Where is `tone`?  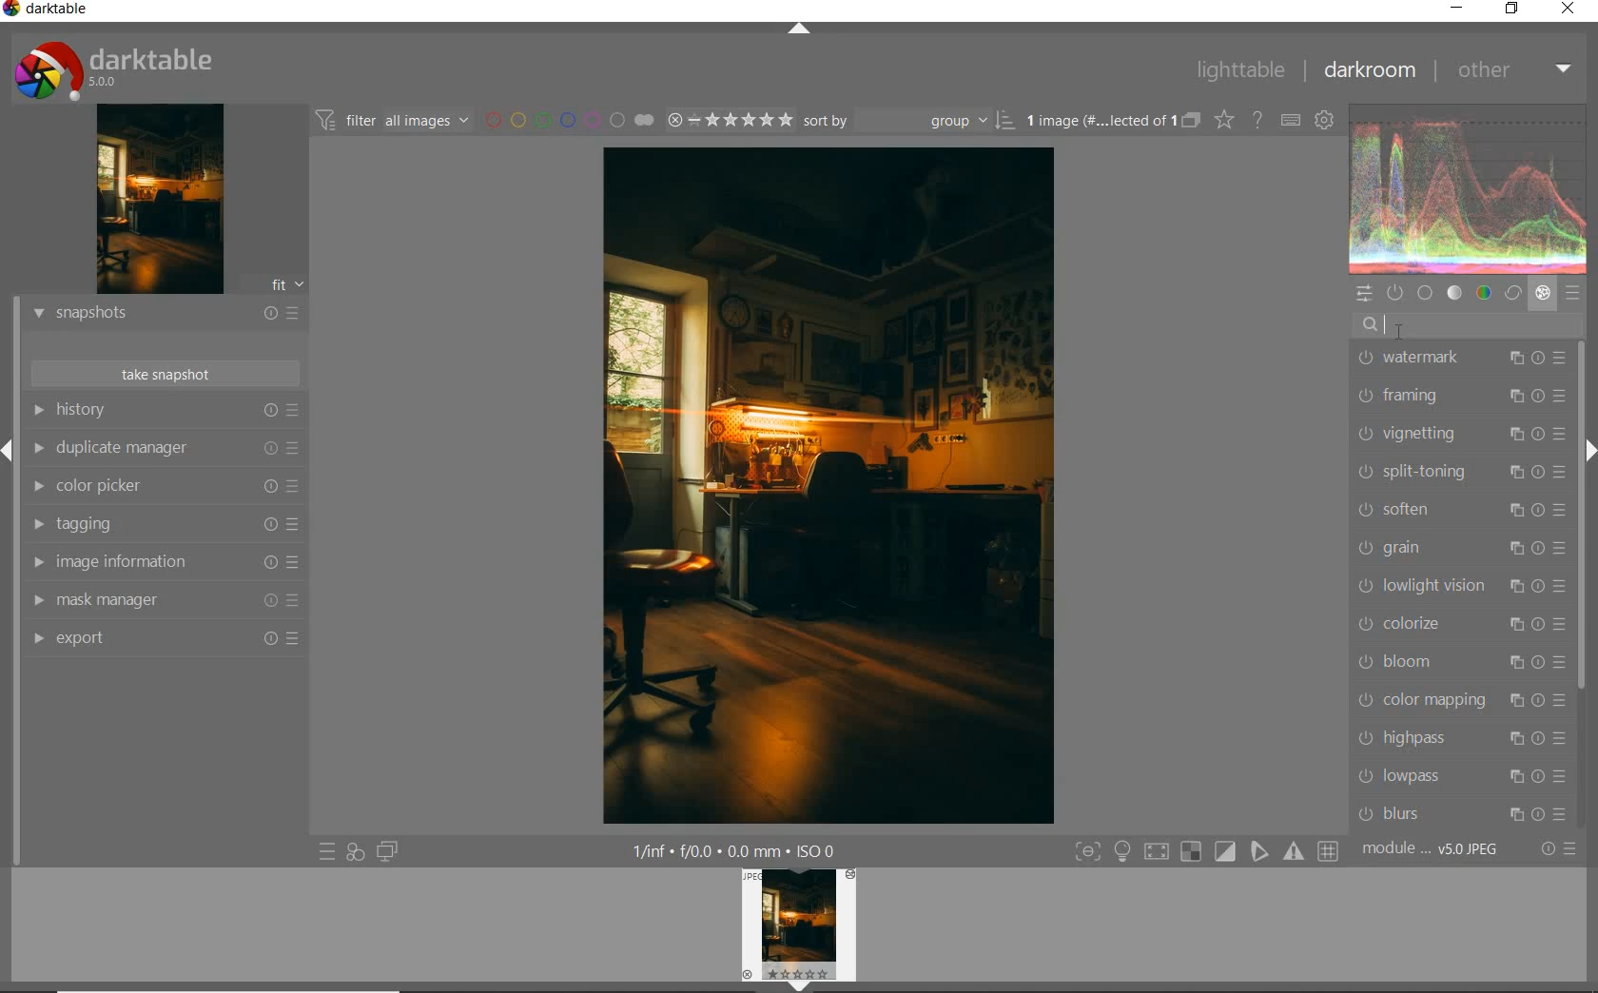
tone is located at coordinates (1454, 292).